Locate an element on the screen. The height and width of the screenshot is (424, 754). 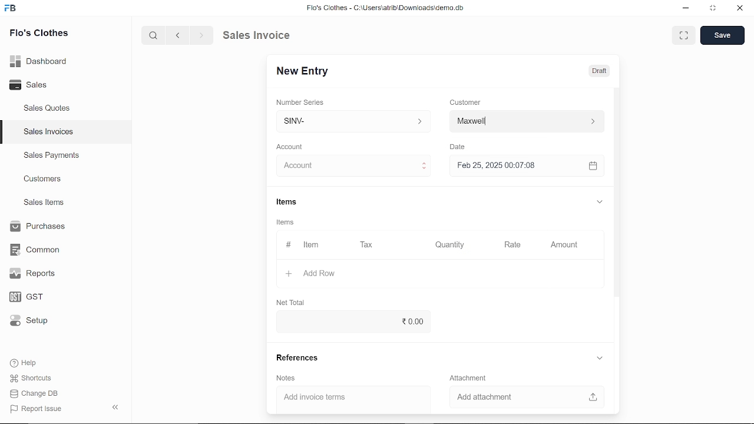
GST is located at coordinates (32, 295).